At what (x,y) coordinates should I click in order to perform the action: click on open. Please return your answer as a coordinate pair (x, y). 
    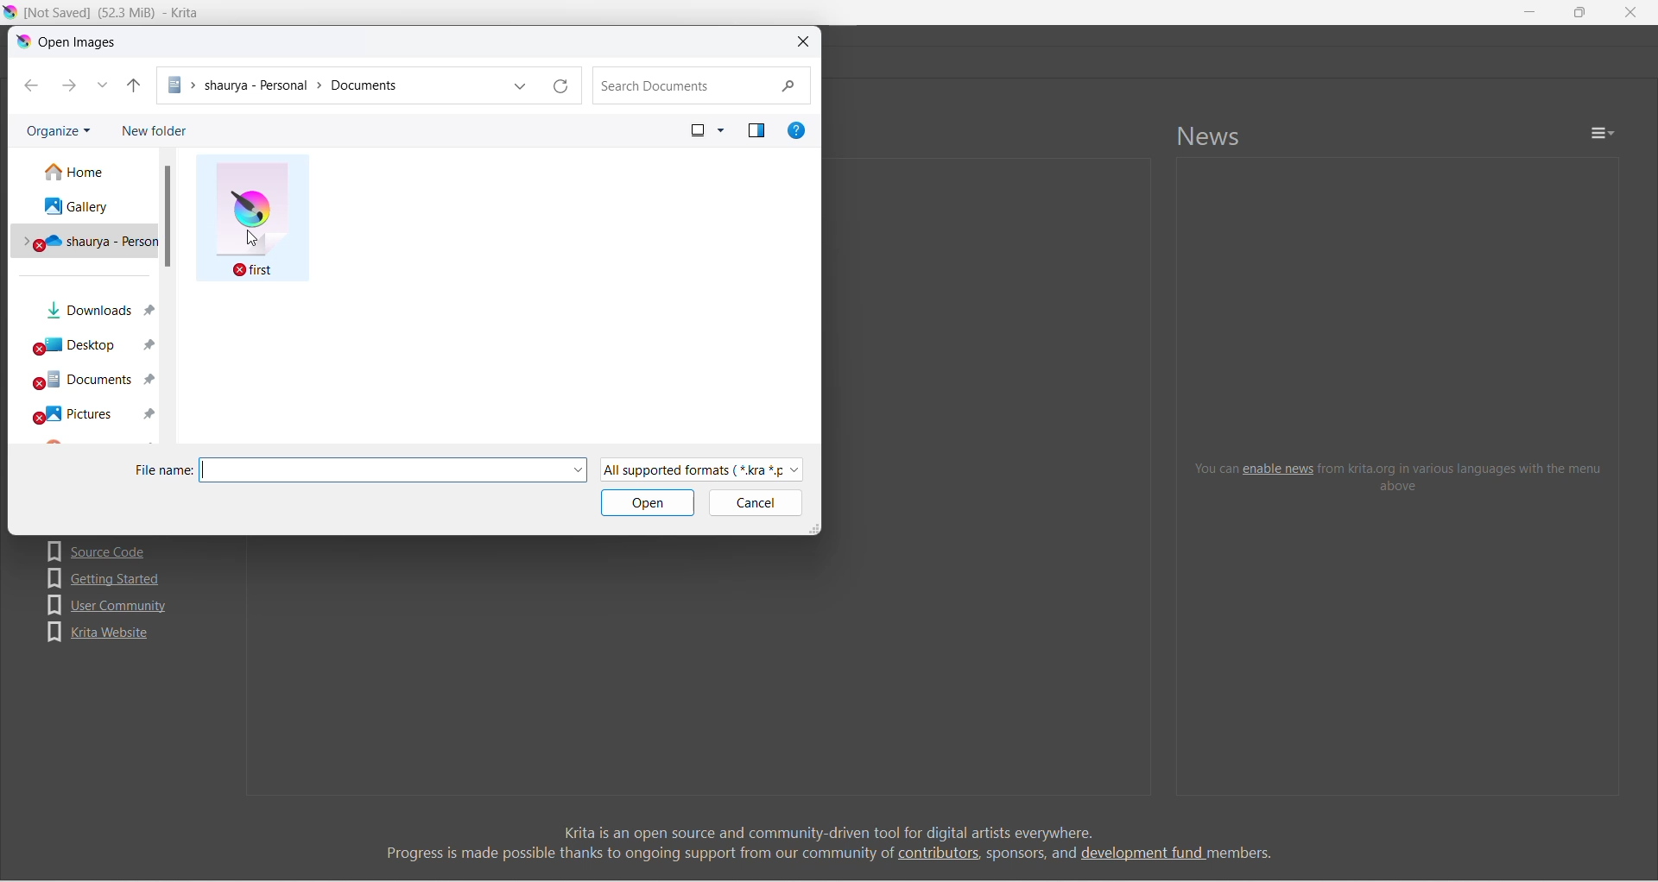
    Looking at the image, I should click on (649, 503).